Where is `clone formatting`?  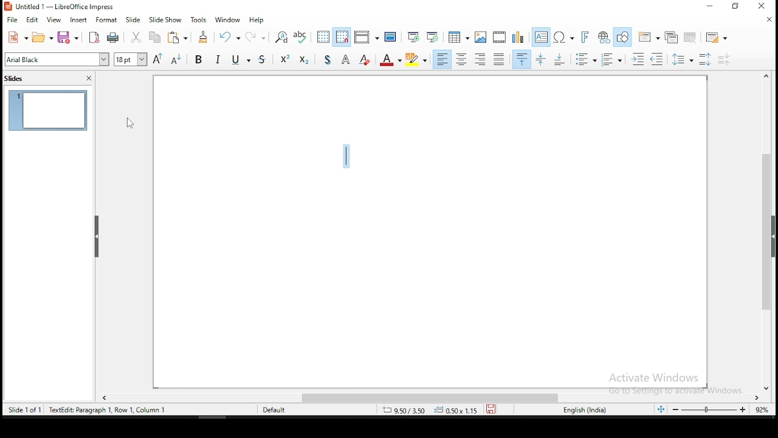 clone formatting is located at coordinates (204, 36).